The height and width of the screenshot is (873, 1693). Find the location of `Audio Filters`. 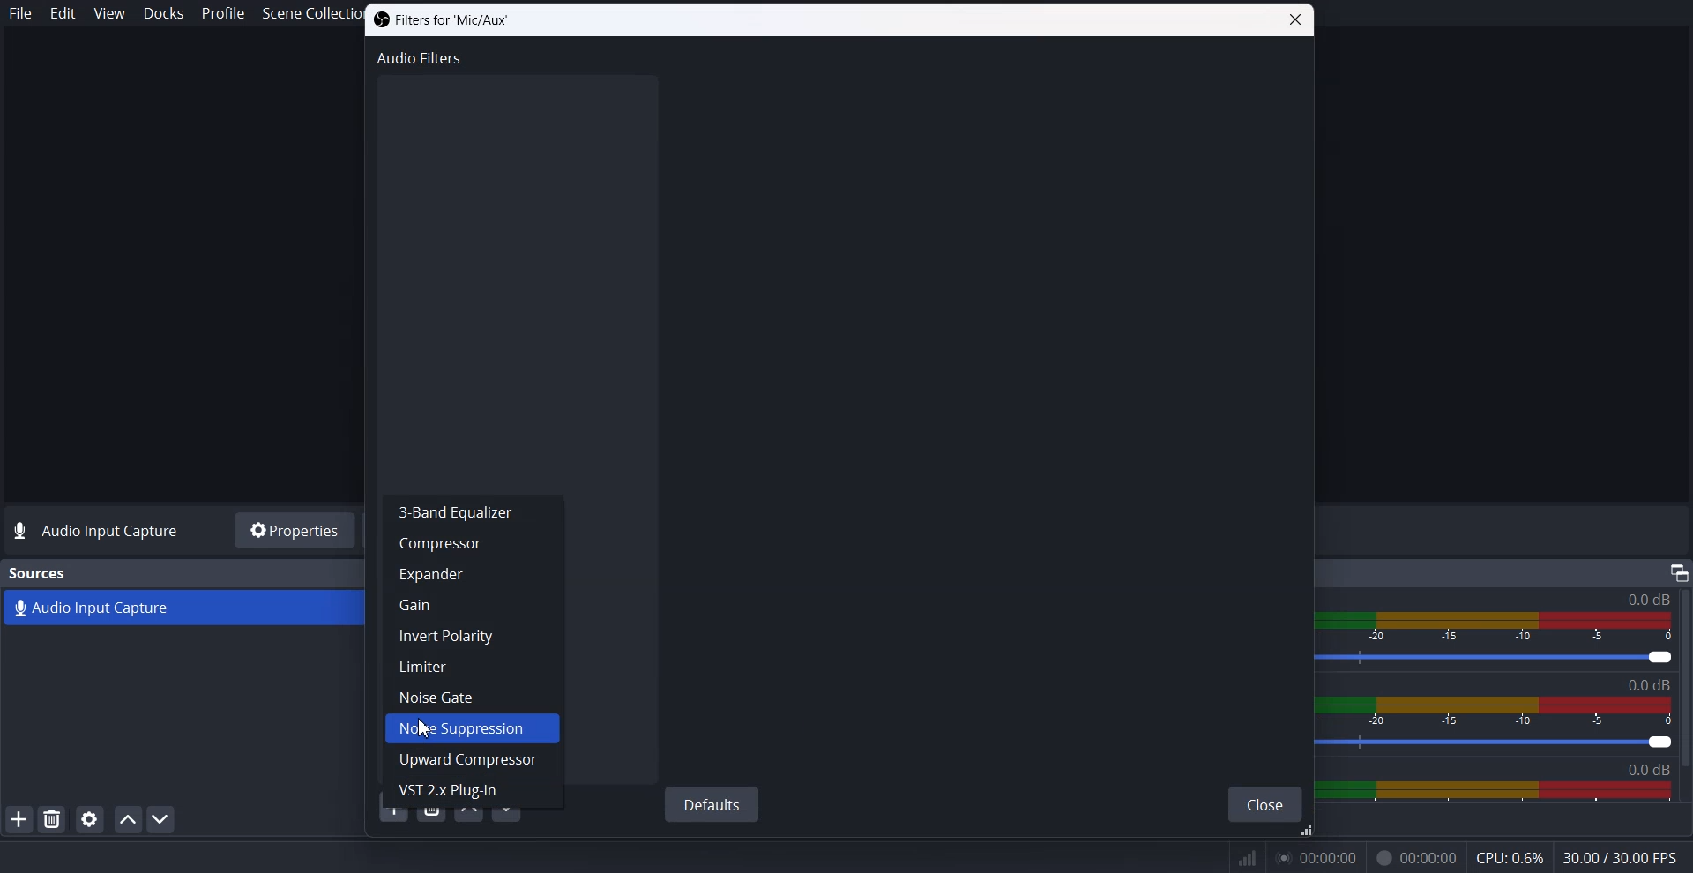

Audio Filters is located at coordinates (421, 56).